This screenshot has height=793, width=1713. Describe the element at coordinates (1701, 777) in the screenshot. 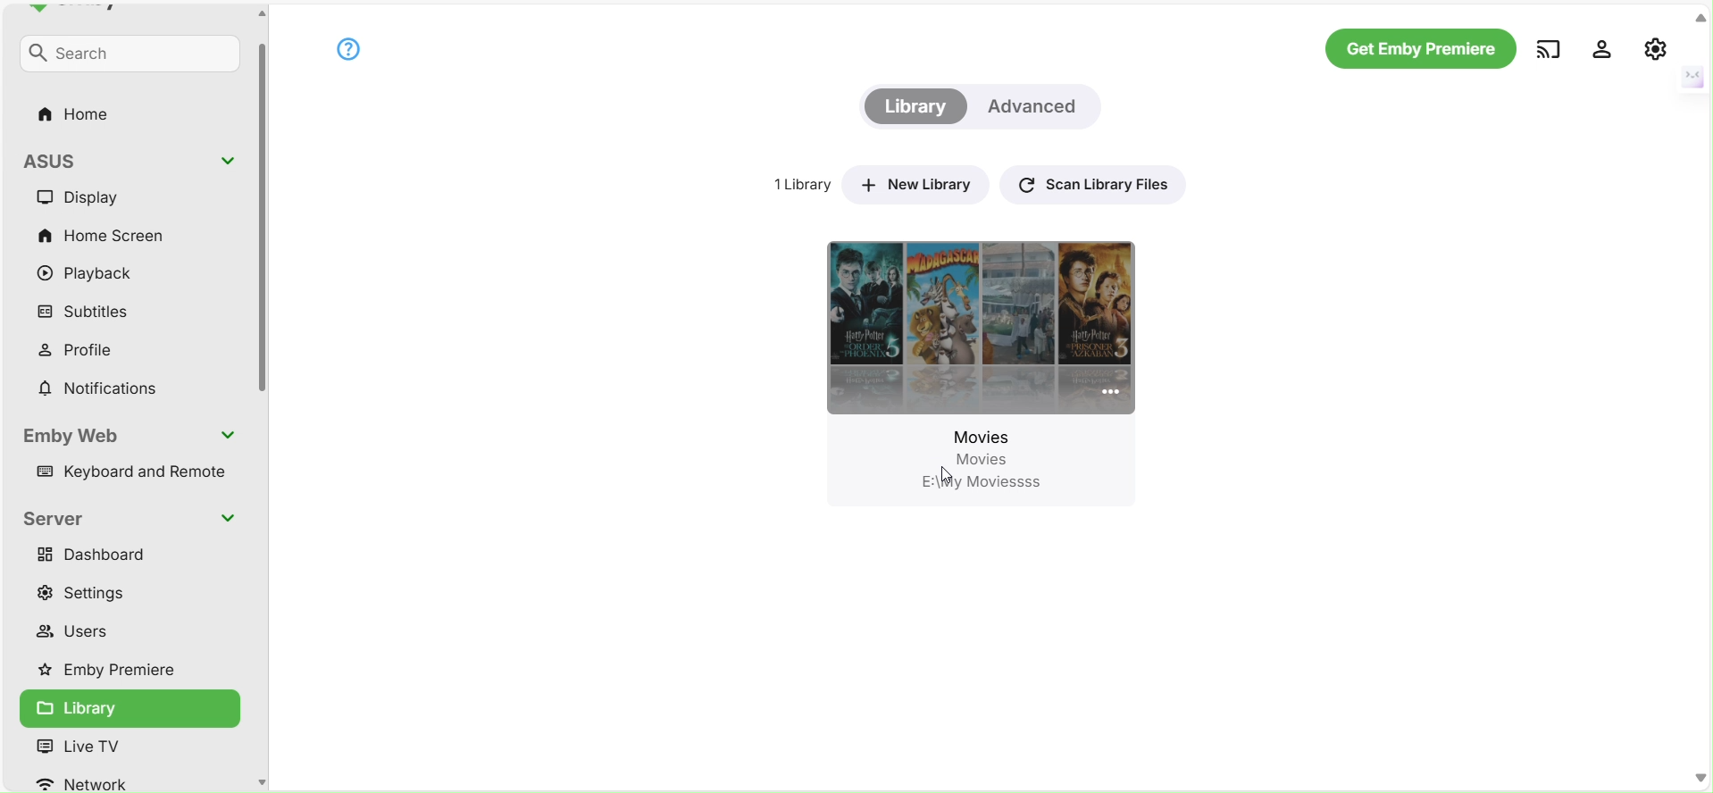

I see `move down` at that location.